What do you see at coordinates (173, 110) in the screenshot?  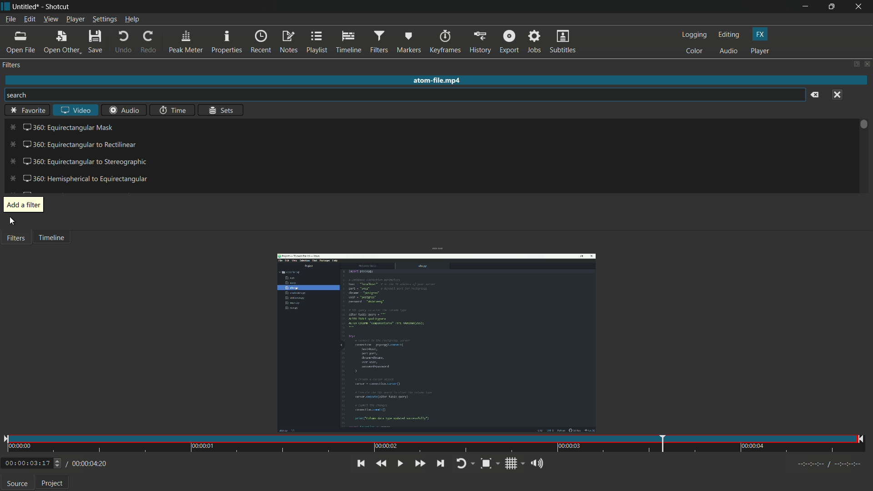 I see `time` at bounding box center [173, 110].